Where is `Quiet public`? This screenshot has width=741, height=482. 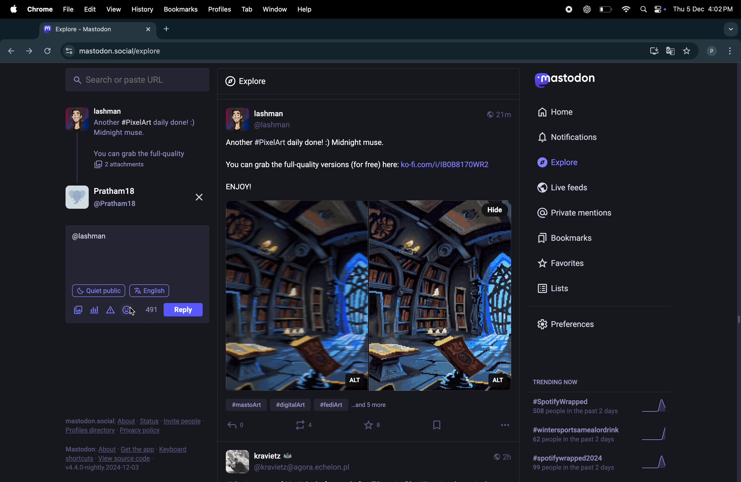
Quiet public is located at coordinates (99, 290).